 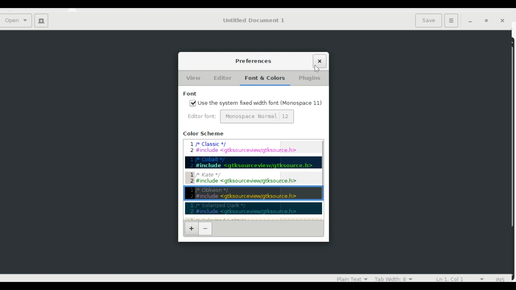 I want to click on Editor Font, so click(x=203, y=116).